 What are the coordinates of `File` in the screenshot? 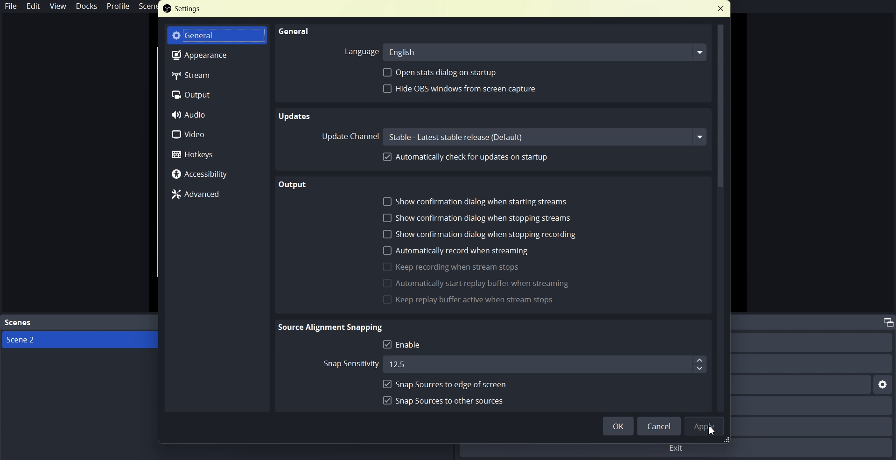 It's located at (11, 6).